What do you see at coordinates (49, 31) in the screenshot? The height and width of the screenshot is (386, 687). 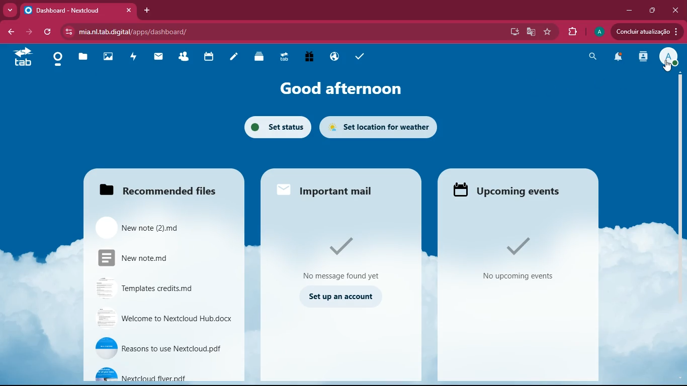 I see `refresh` at bounding box center [49, 31].